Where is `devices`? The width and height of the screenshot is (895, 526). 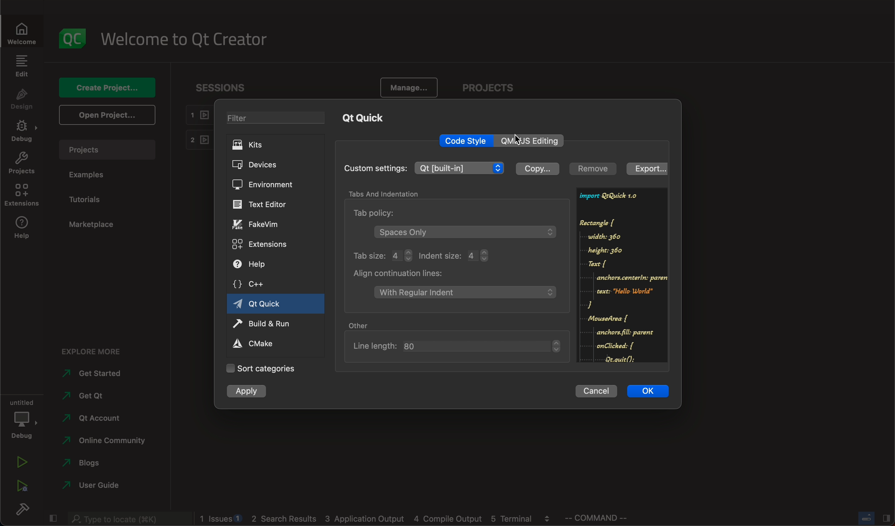
devices is located at coordinates (271, 165).